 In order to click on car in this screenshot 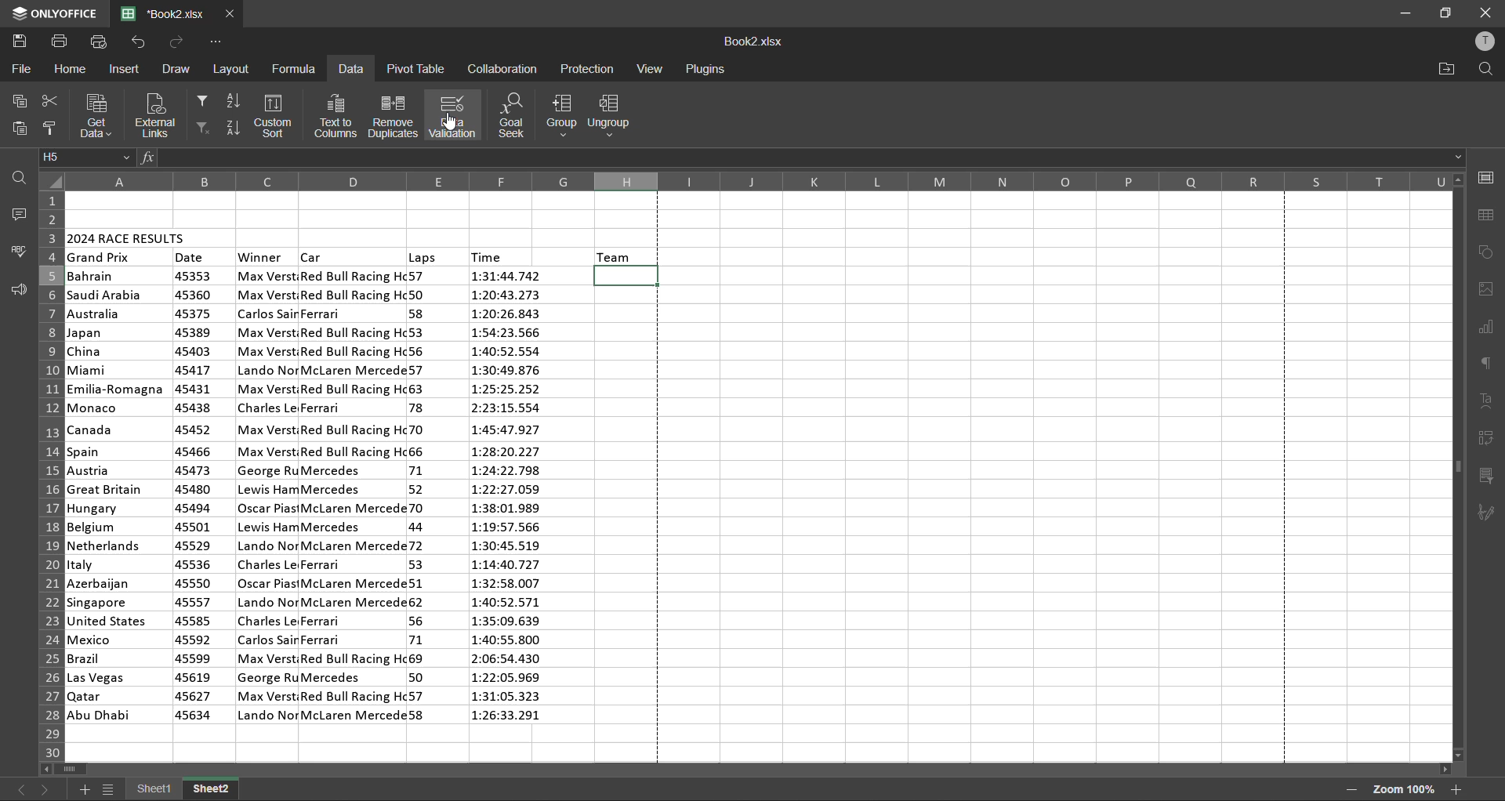, I will do `click(314, 256)`.